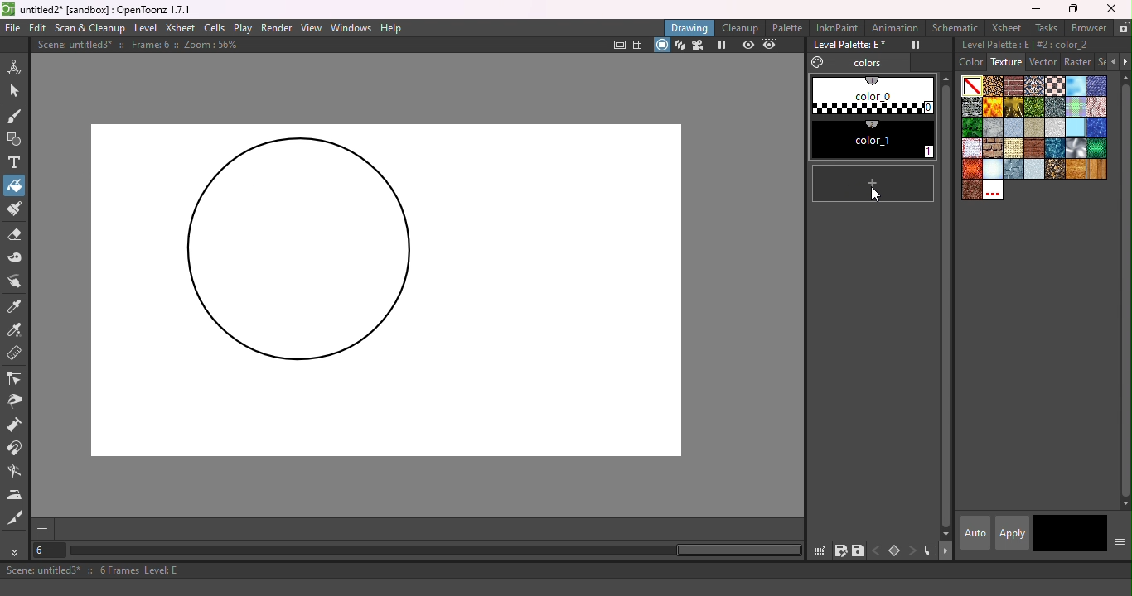  Describe the element at coordinates (17, 281) in the screenshot. I see `Finger tool` at that location.